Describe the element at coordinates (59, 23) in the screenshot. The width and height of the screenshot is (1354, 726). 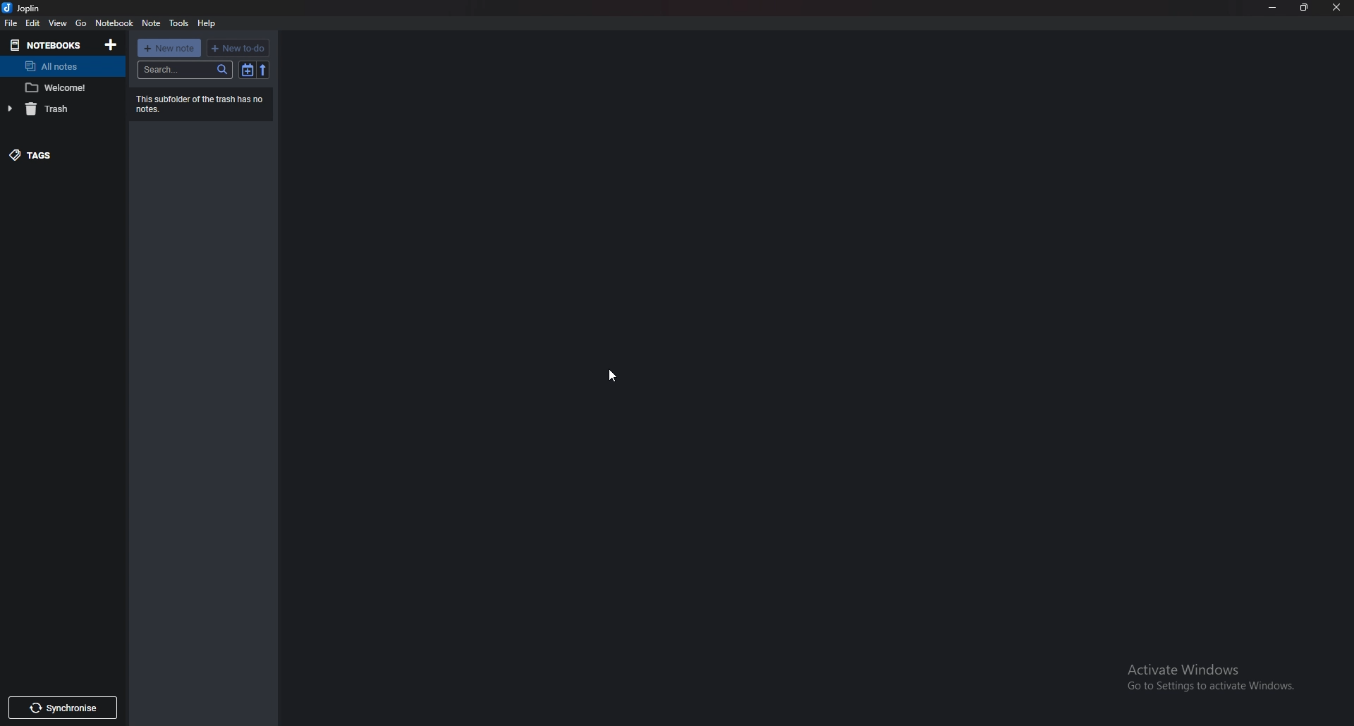
I see `view` at that location.